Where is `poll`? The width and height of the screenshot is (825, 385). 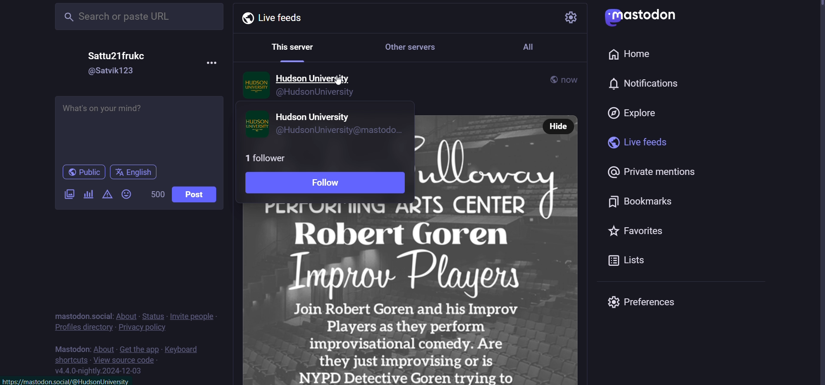 poll is located at coordinates (88, 195).